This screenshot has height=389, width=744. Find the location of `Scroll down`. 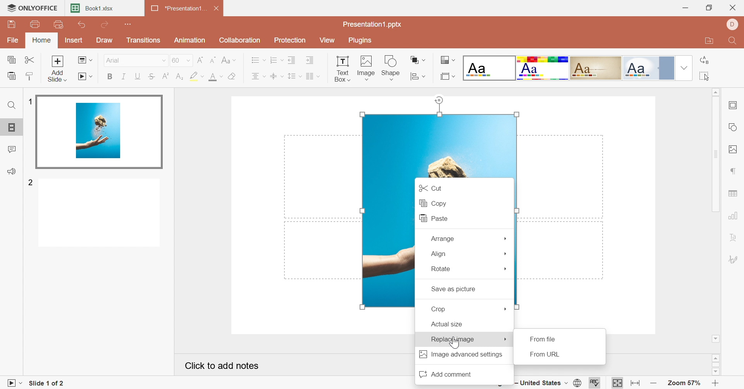

Scroll down is located at coordinates (716, 339).